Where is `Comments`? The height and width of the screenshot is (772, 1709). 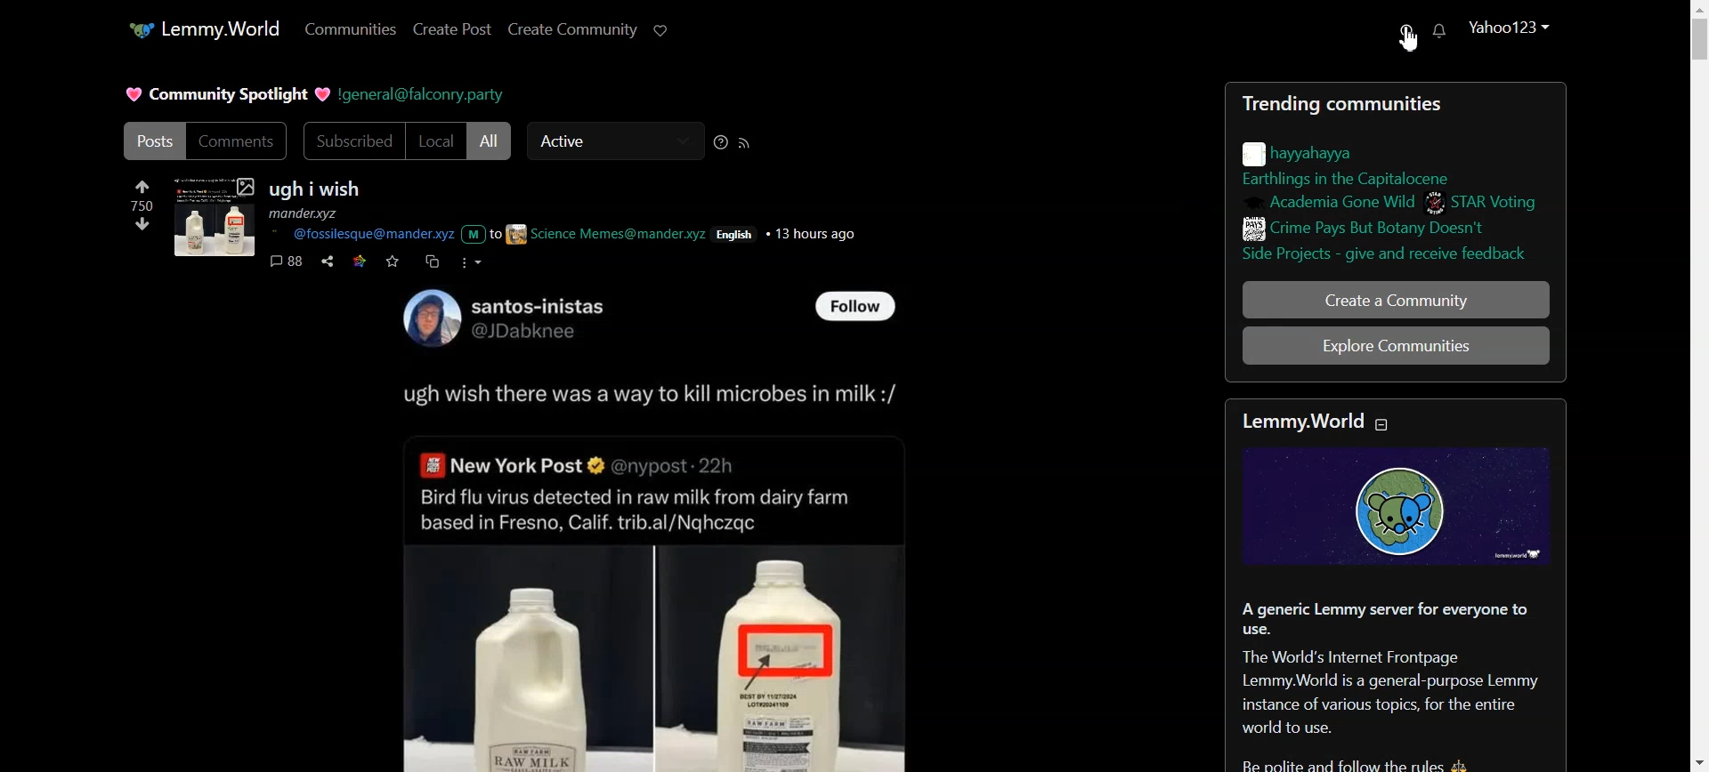
Comments is located at coordinates (241, 140).